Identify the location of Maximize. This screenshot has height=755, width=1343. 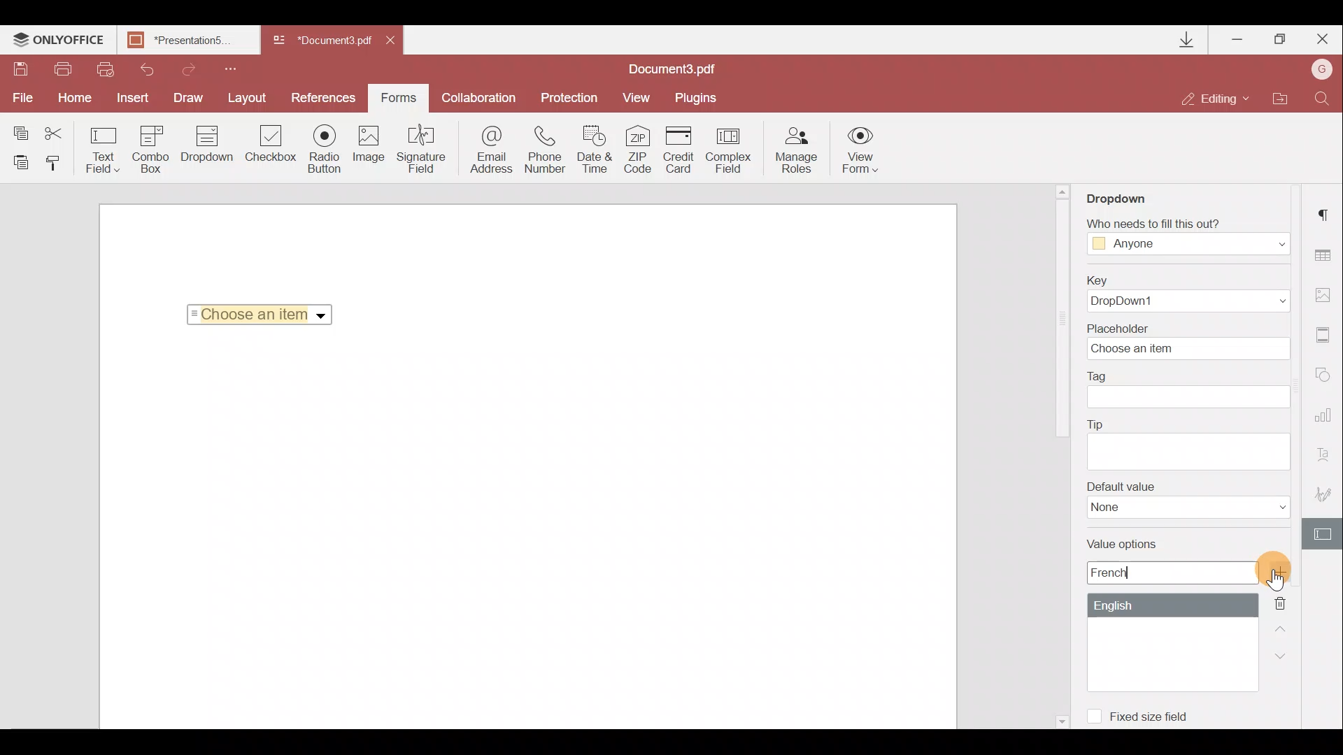
(1281, 39).